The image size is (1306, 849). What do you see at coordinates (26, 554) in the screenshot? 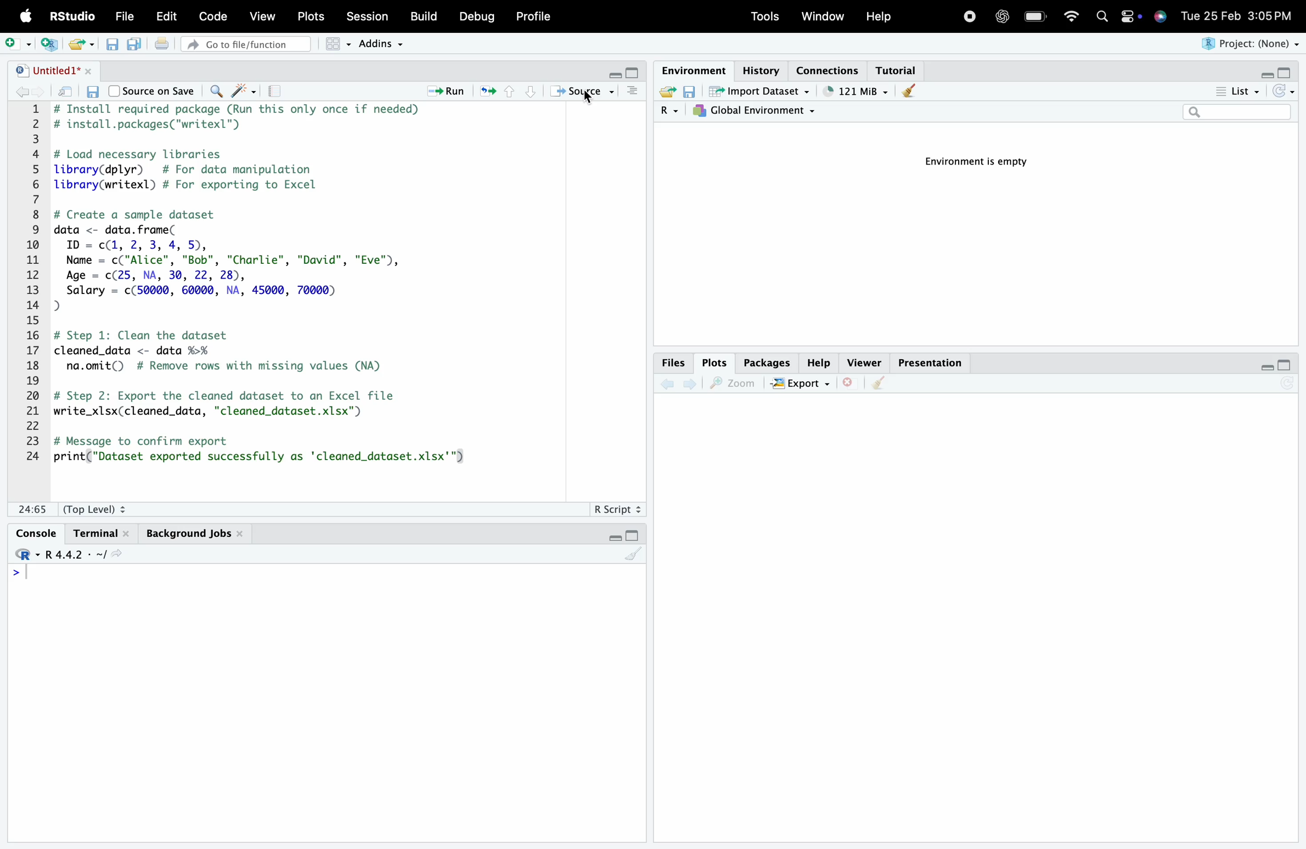
I see `Rstudio ` at bounding box center [26, 554].